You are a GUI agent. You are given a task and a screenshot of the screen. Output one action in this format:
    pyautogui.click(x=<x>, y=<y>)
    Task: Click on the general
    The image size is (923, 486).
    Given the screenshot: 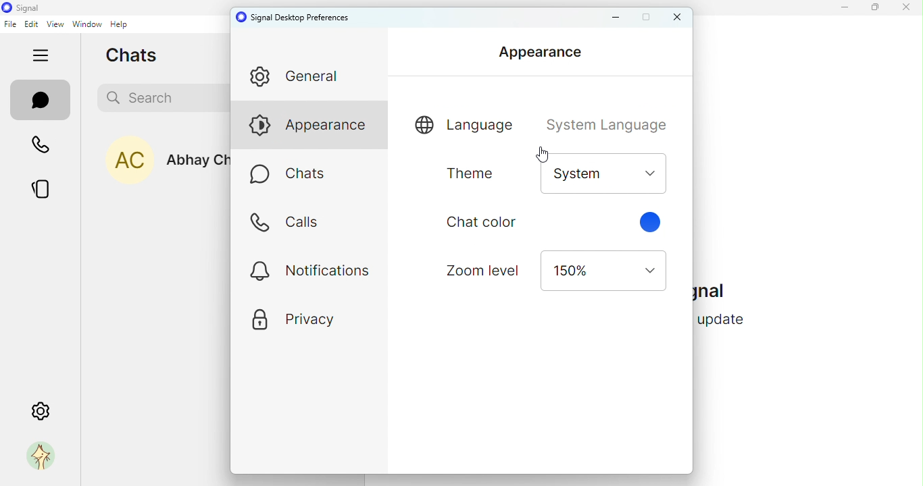 What is the action you would take?
    pyautogui.click(x=306, y=77)
    